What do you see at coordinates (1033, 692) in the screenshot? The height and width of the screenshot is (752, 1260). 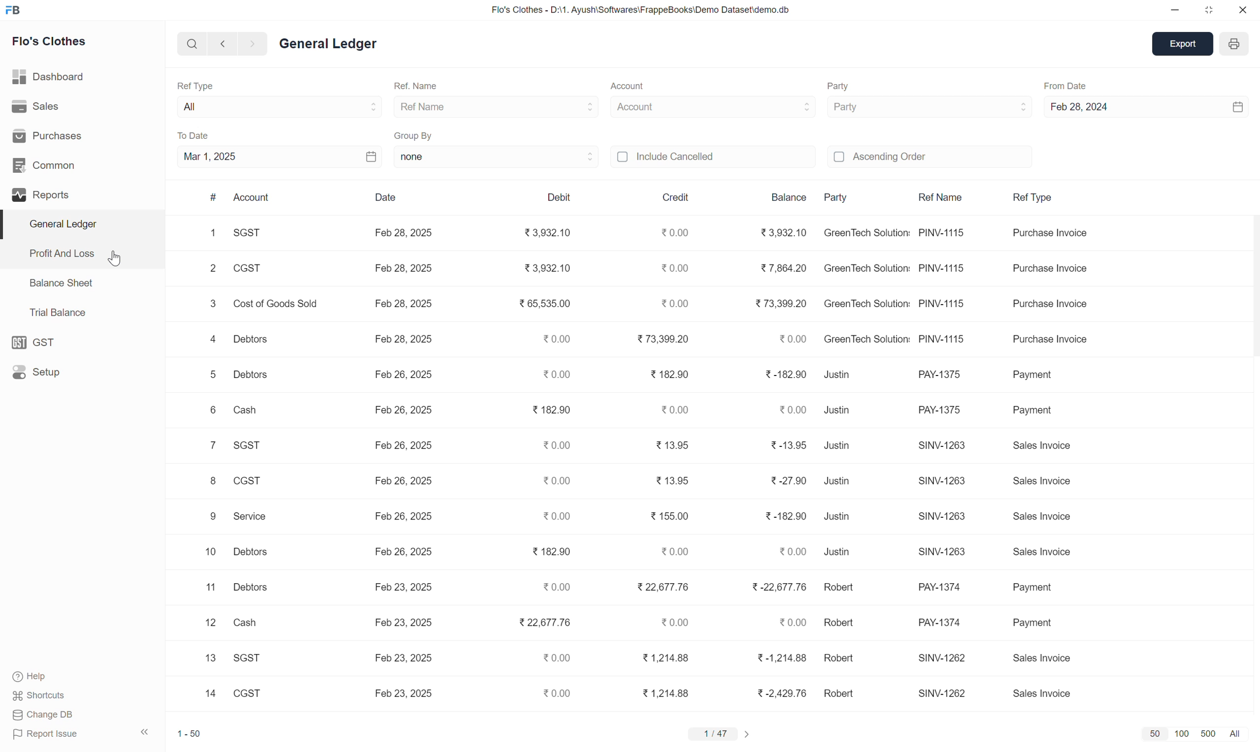 I see `Sales Invoice` at bounding box center [1033, 692].